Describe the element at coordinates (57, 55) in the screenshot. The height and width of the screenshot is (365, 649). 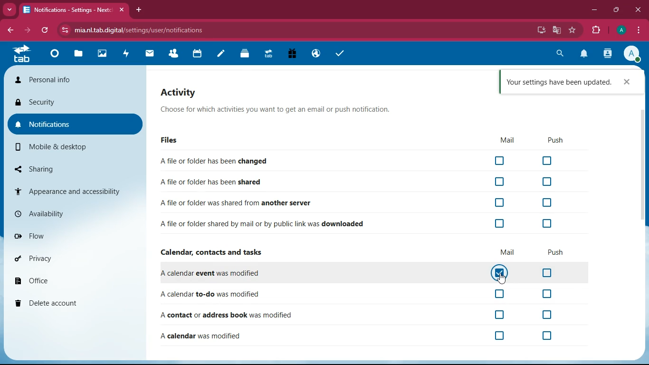
I see `Dashboard` at that location.